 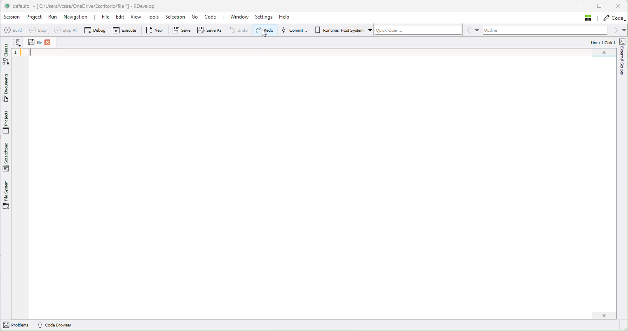 I want to click on Minimize, so click(x=582, y=6).